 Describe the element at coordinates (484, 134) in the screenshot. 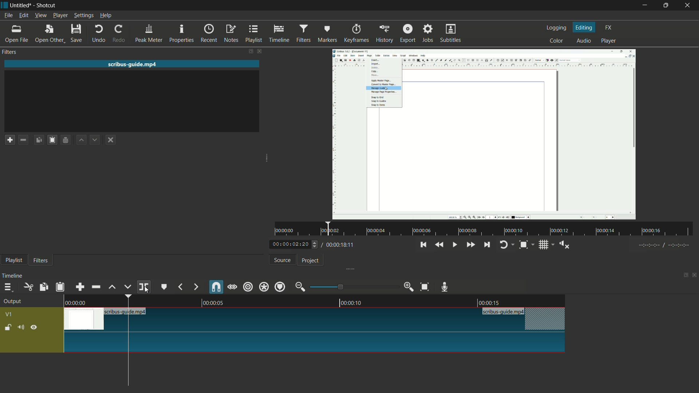

I see `imported file` at that location.